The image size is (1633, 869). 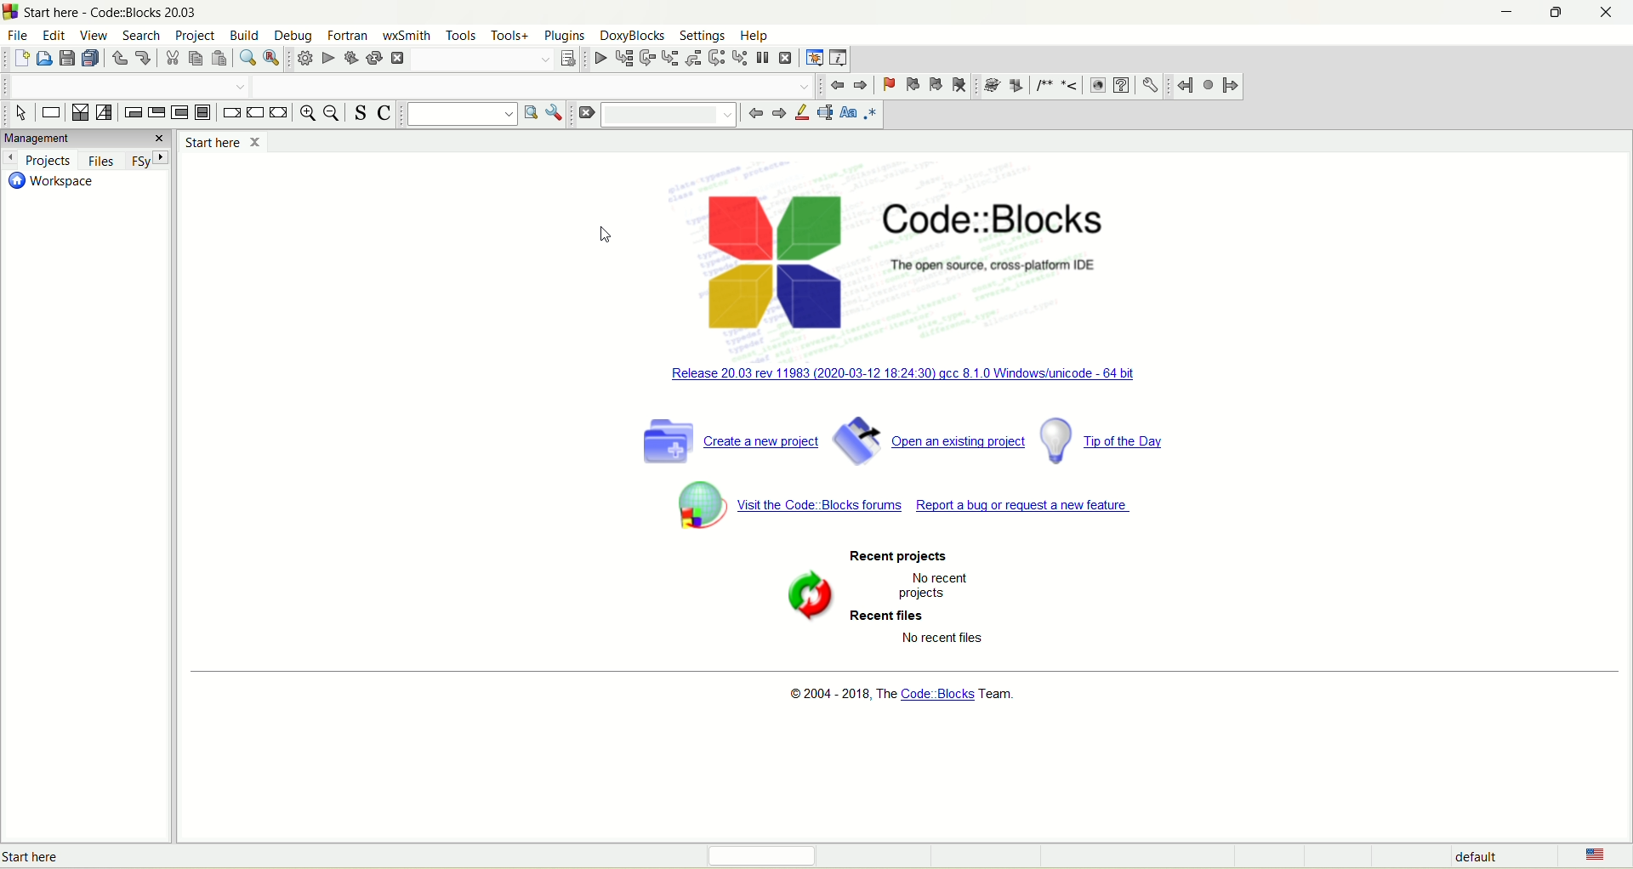 I want to click on open a project, so click(x=928, y=437).